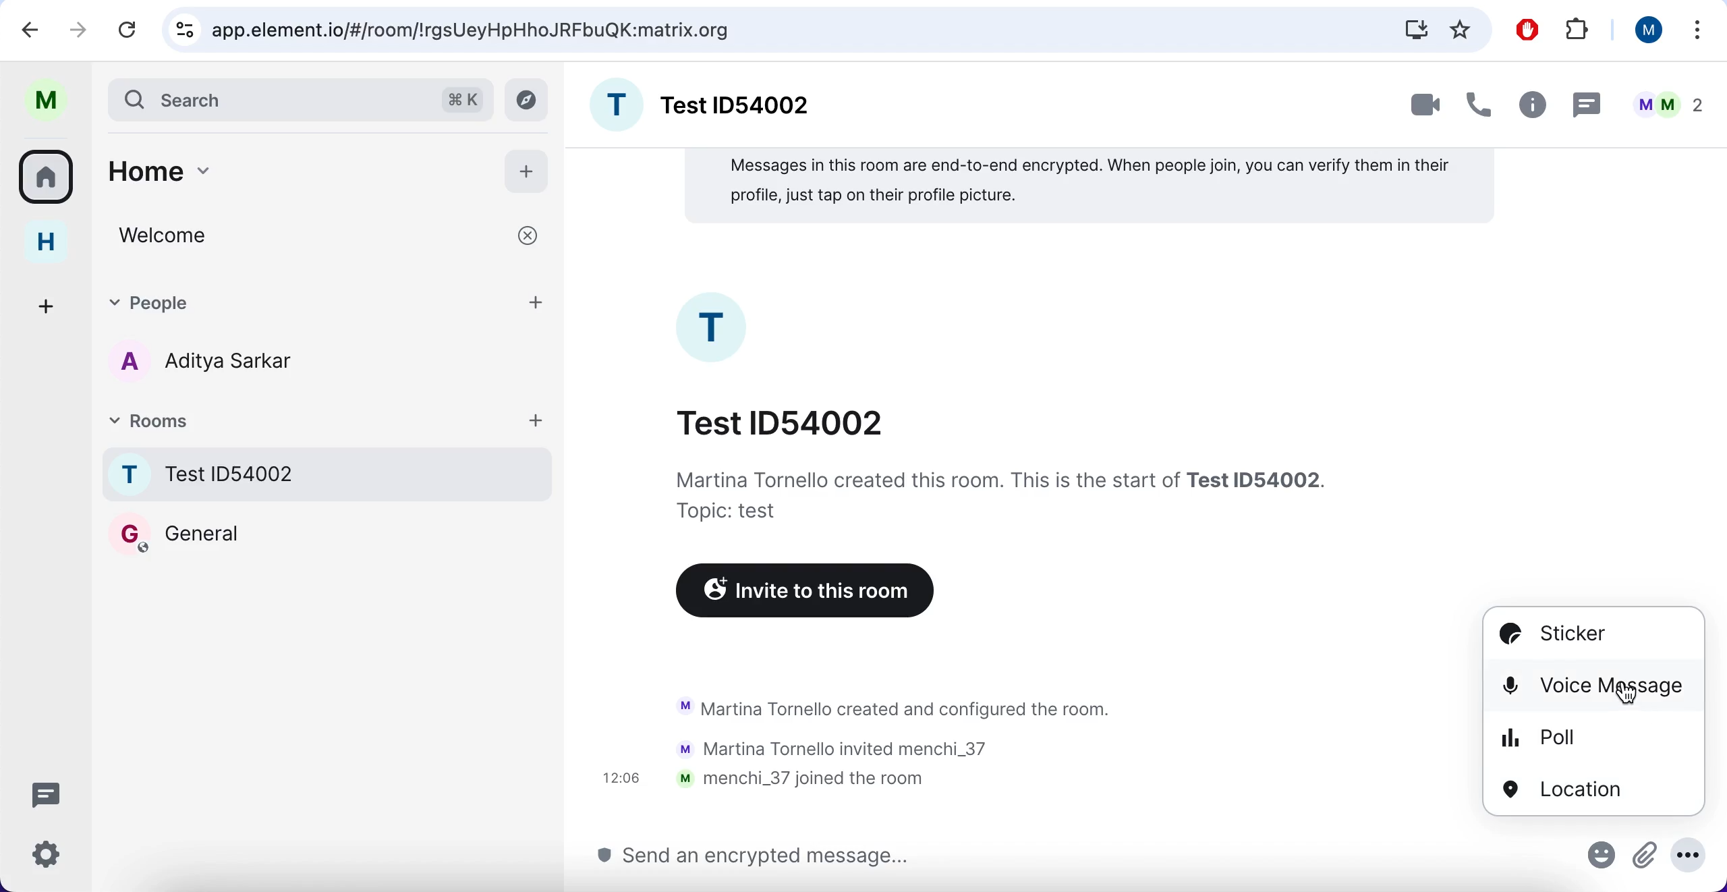 This screenshot has width=1727, height=892. Describe the element at coordinates (47, 182) in the screenshot. I see `all rooms` at that location.